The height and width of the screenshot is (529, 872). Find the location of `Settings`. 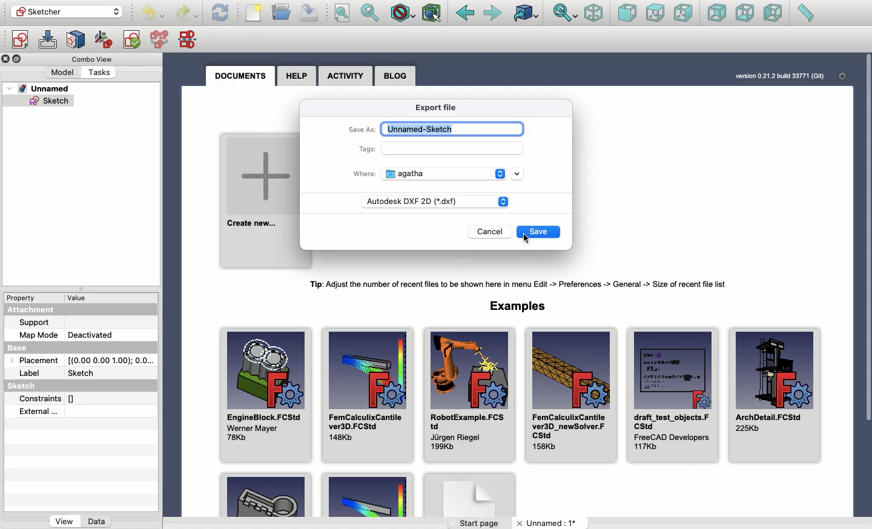

Settings is located at coordinates (842, 77).